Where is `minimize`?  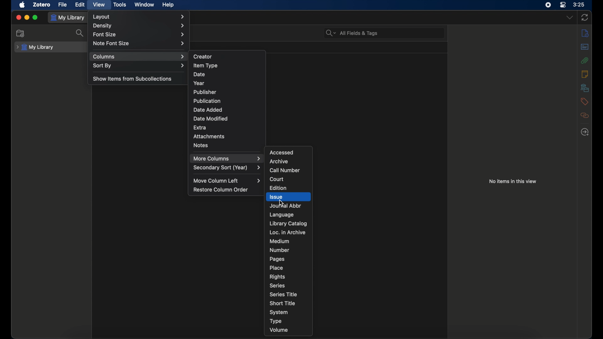
minimize is located at coordinates (27, 17).